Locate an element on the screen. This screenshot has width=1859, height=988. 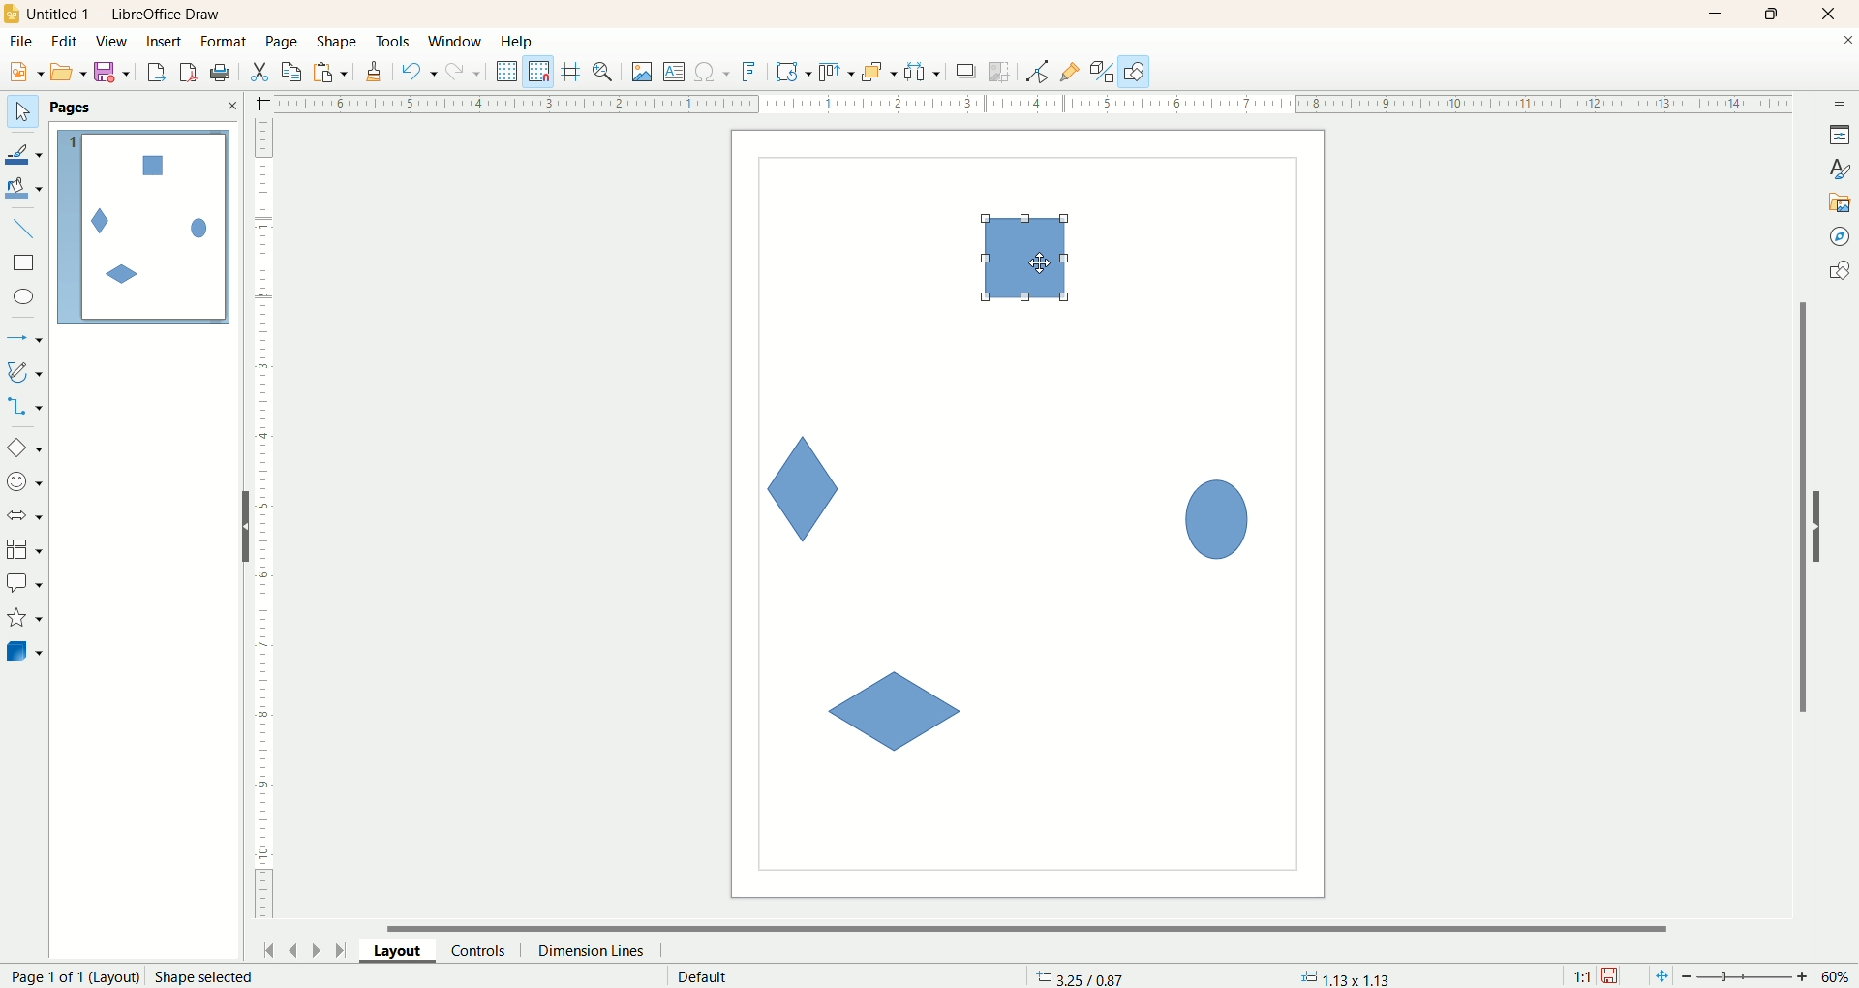
clone formatting is located at coordinates (375, 69).